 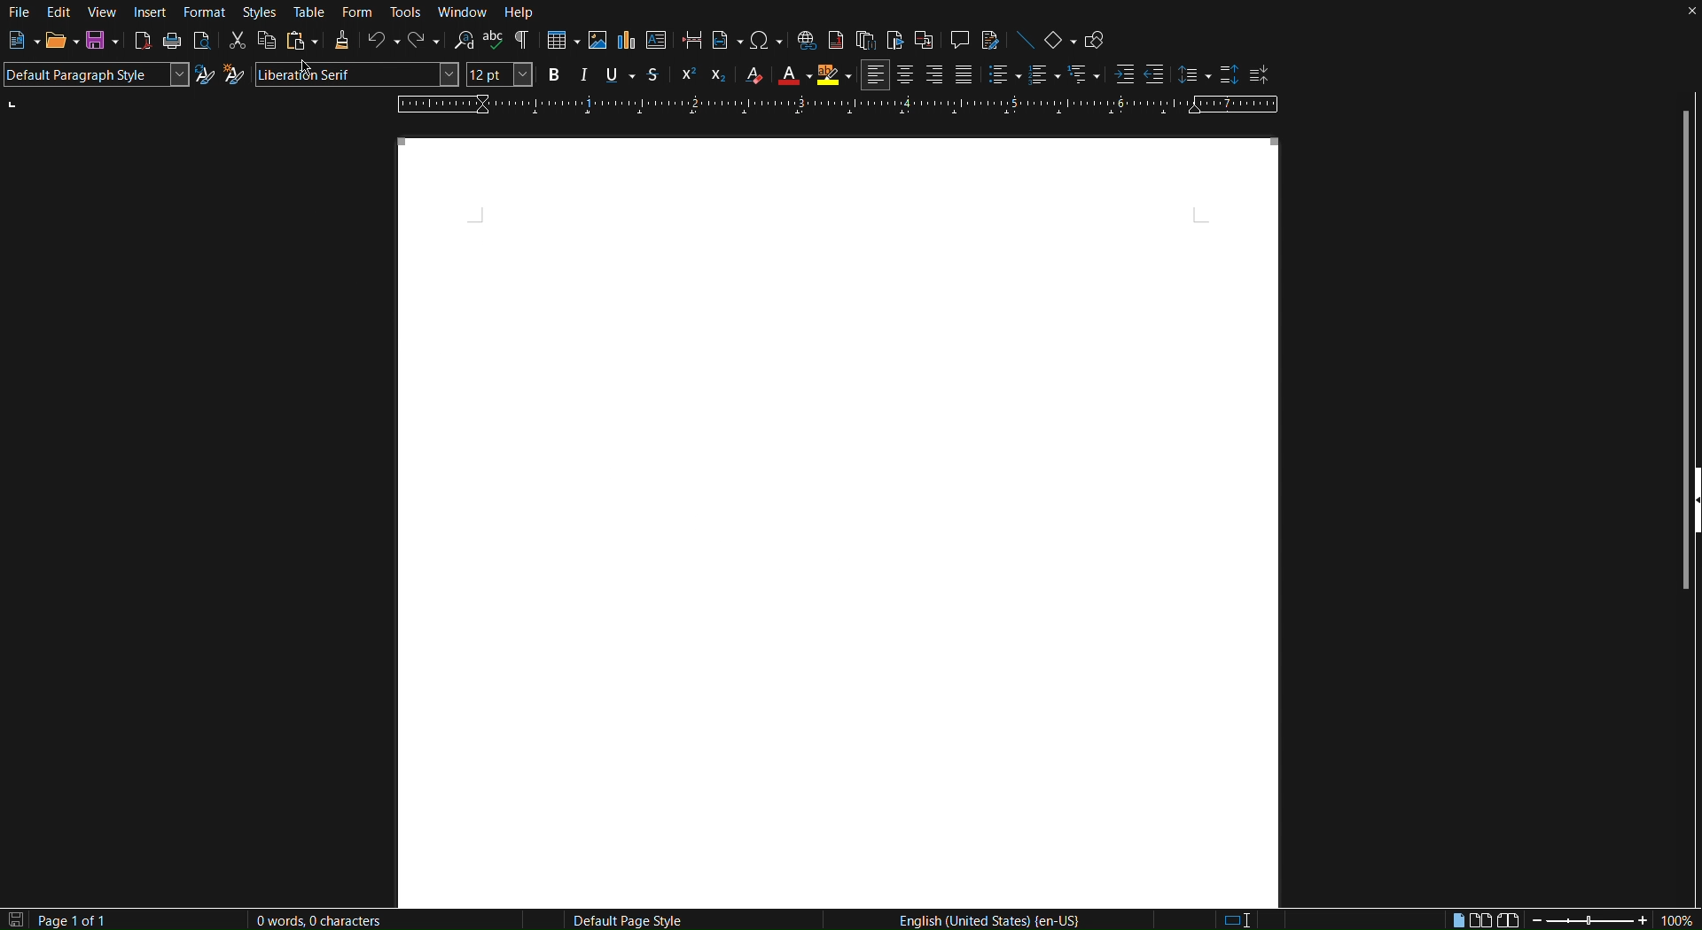 What do you see at coordinates (465, 12) in the screenshot?
I see `Window` at bounding box center [465, 12].